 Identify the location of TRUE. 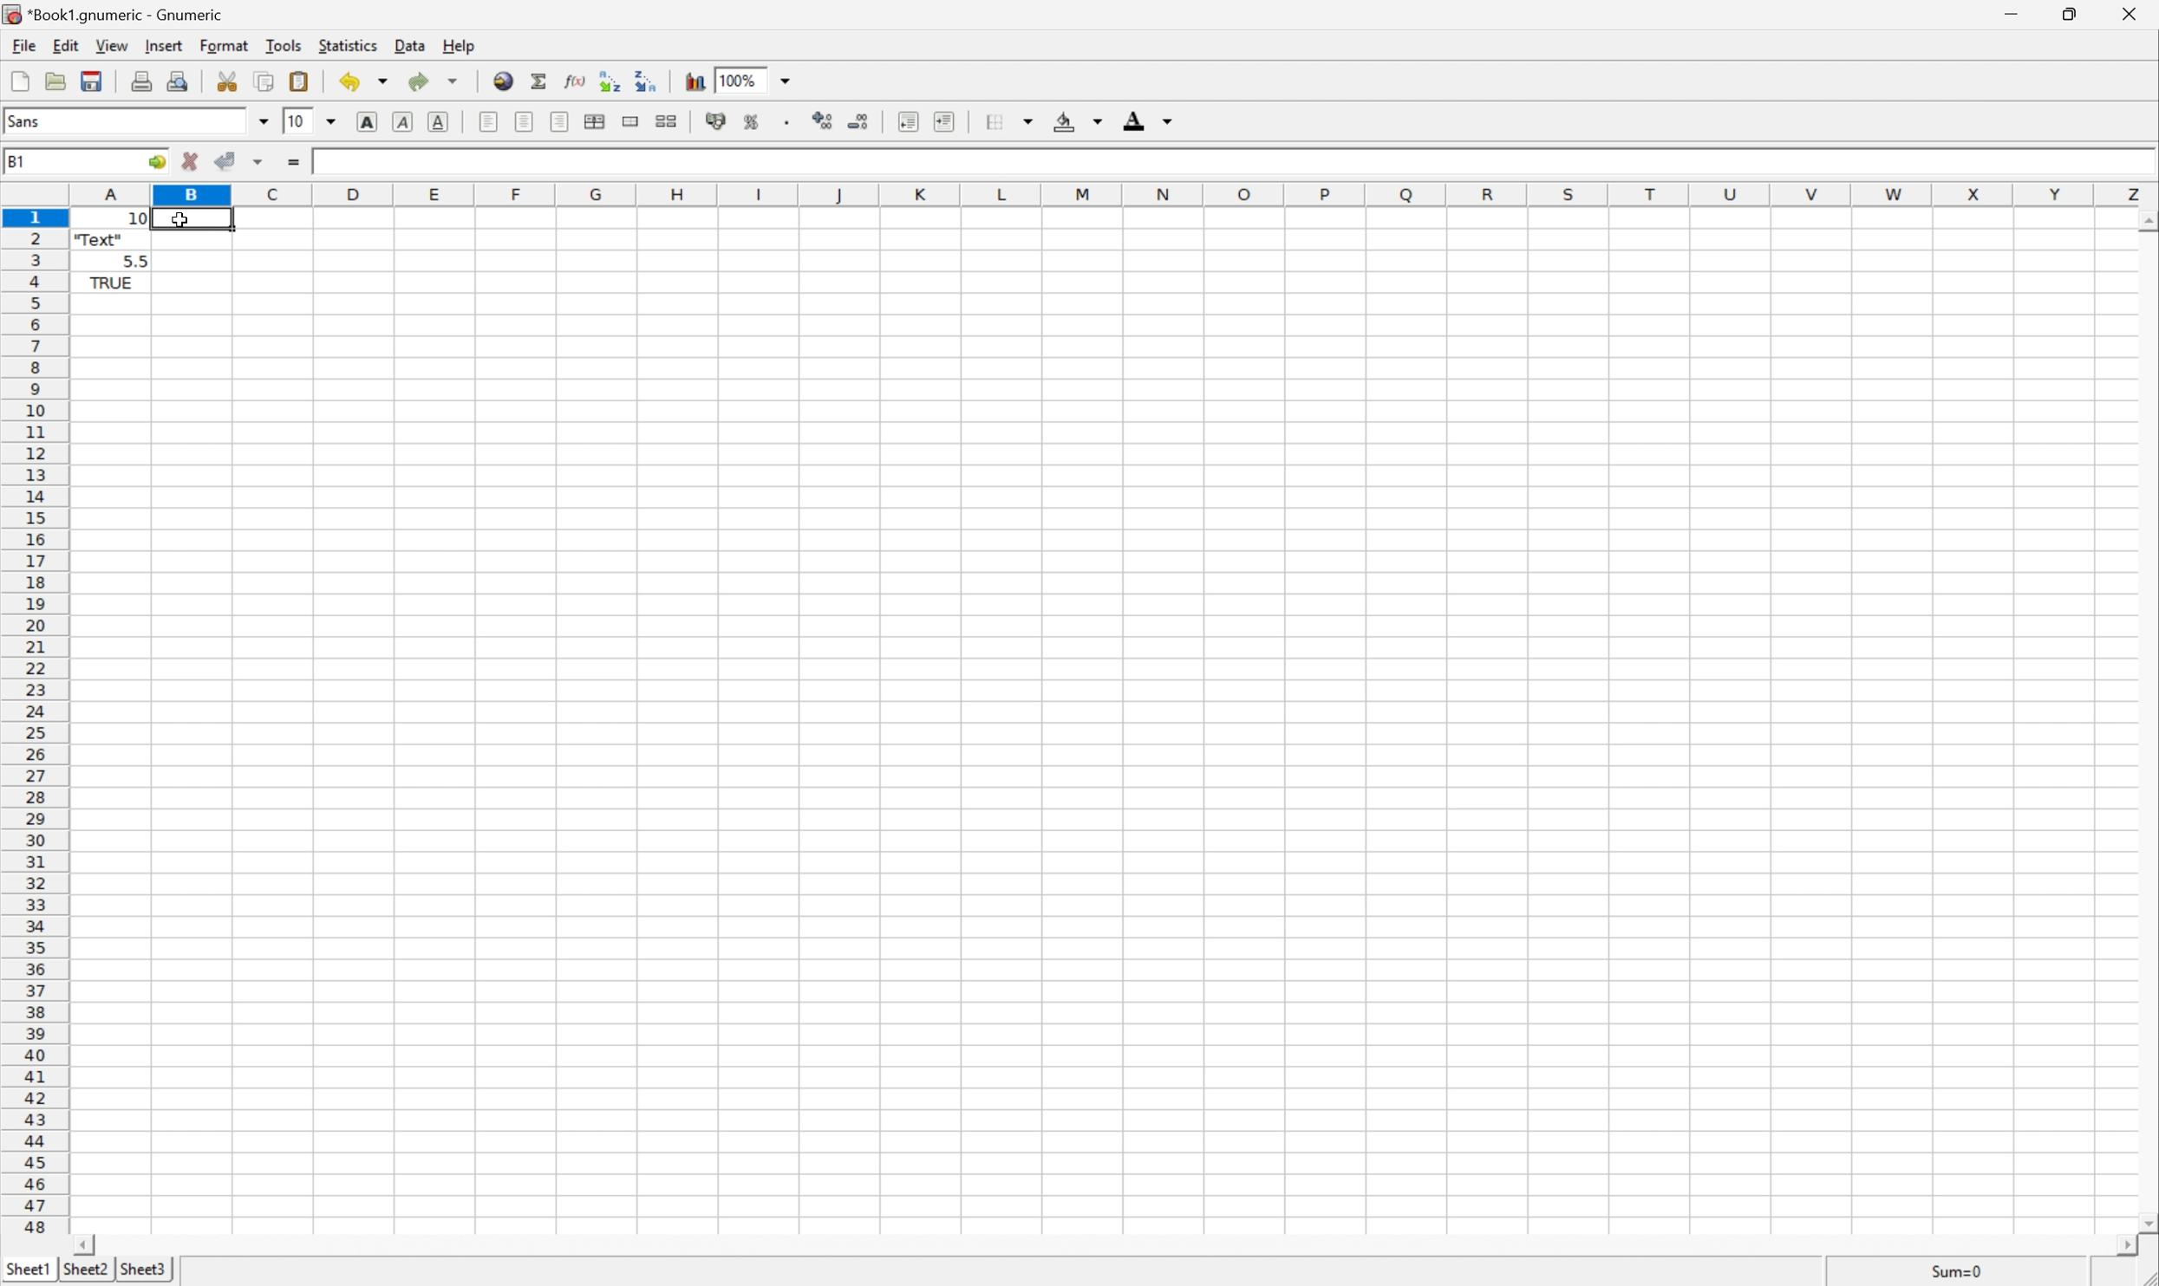
(111, 285).